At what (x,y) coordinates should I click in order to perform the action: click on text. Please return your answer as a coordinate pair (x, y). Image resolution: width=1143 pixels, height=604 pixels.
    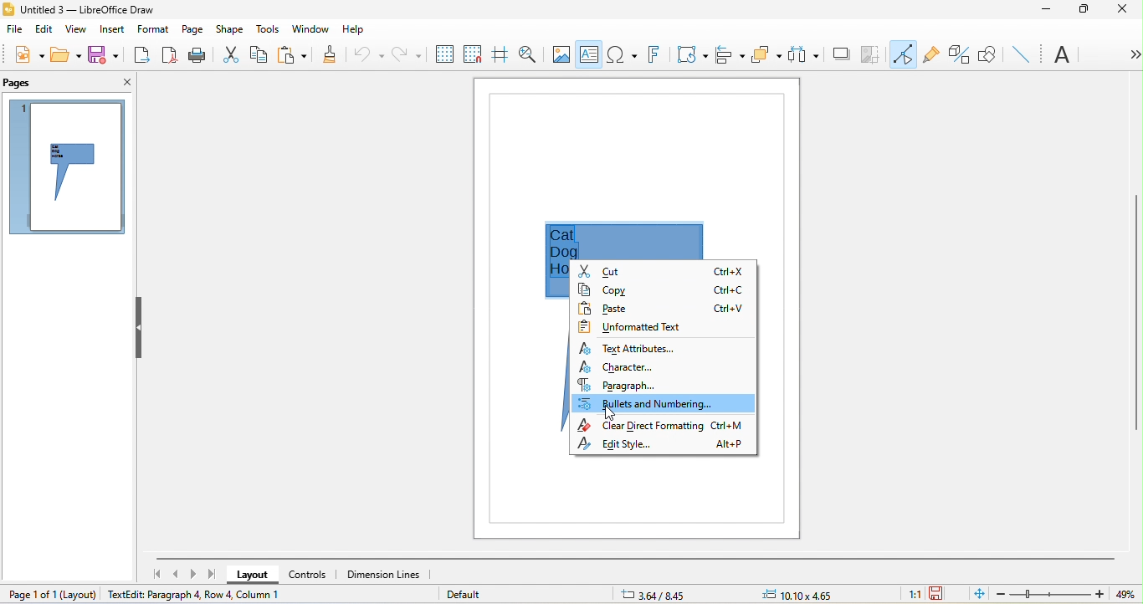
    Looking at the image, I should click on (1064, 56).